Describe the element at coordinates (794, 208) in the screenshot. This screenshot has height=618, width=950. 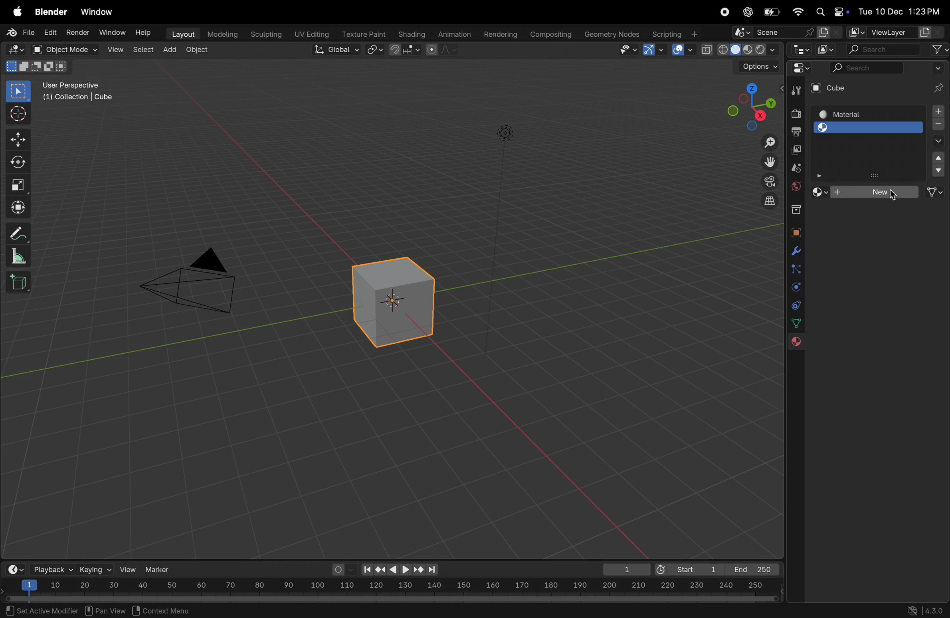
I see `collection` at that location.